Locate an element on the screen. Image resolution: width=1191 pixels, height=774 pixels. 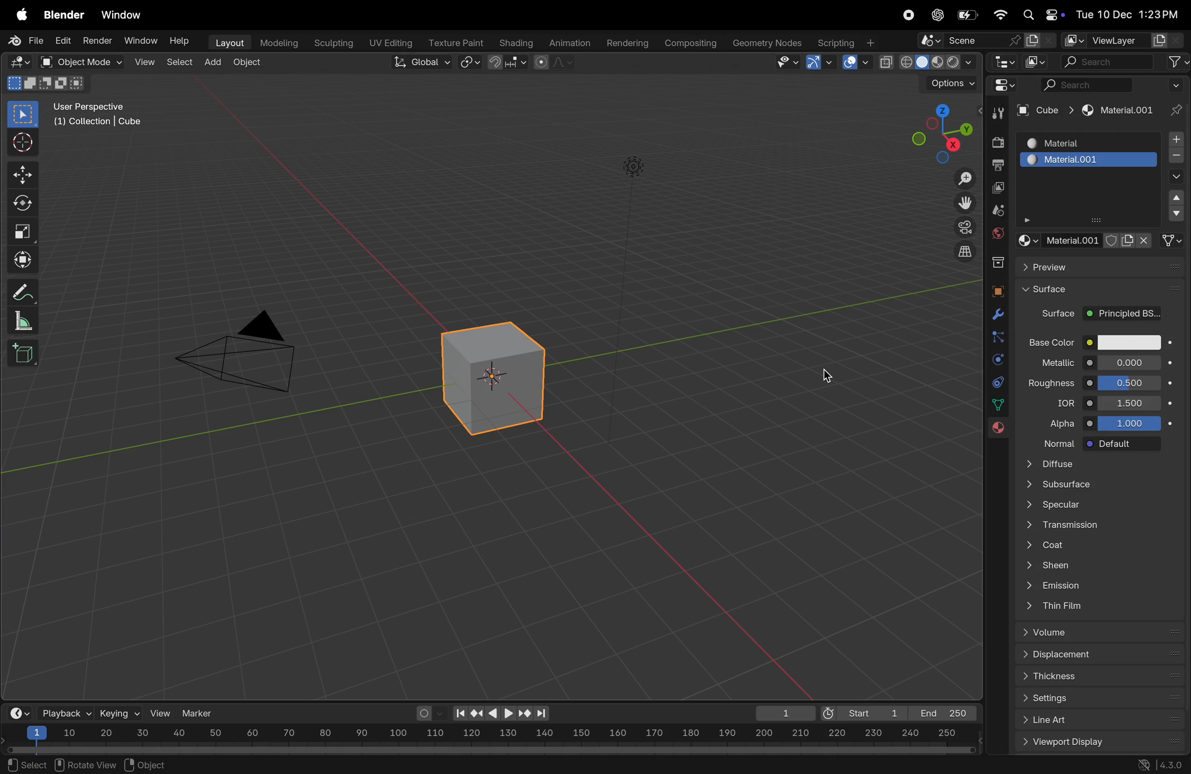
cursor is located at coordinates (21, 143).